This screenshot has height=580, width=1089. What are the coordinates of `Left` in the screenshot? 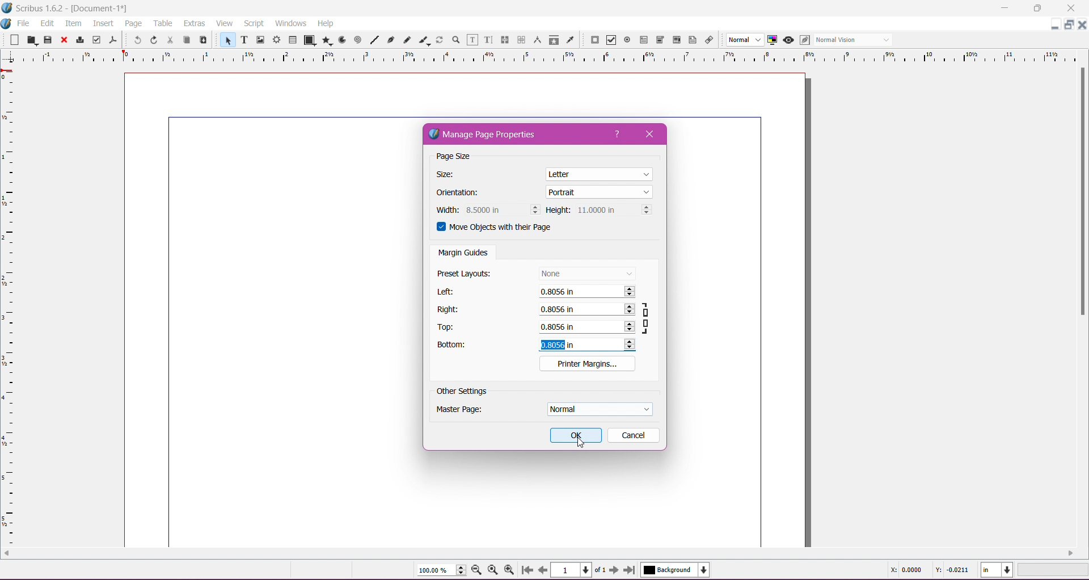 It's located at (448, 292).